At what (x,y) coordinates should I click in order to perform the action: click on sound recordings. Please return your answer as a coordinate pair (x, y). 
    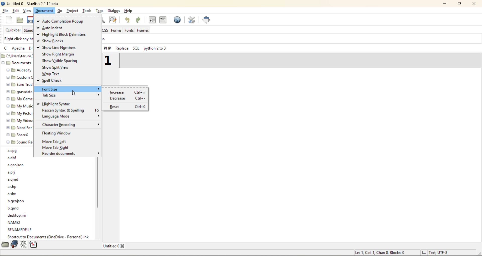
    Looking at the image, I should click on (19, 142).